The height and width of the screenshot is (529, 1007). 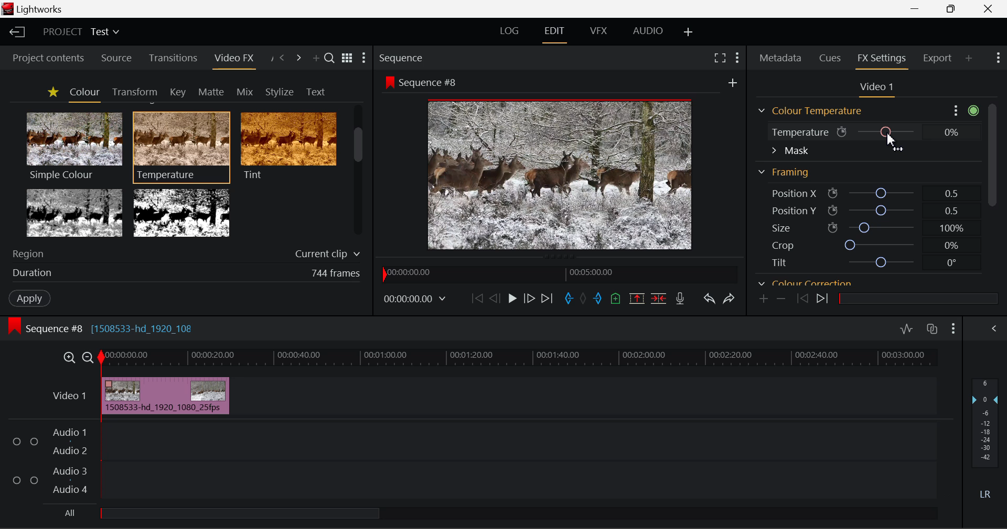 I want to click on Mask, so click(x=790, y=151).